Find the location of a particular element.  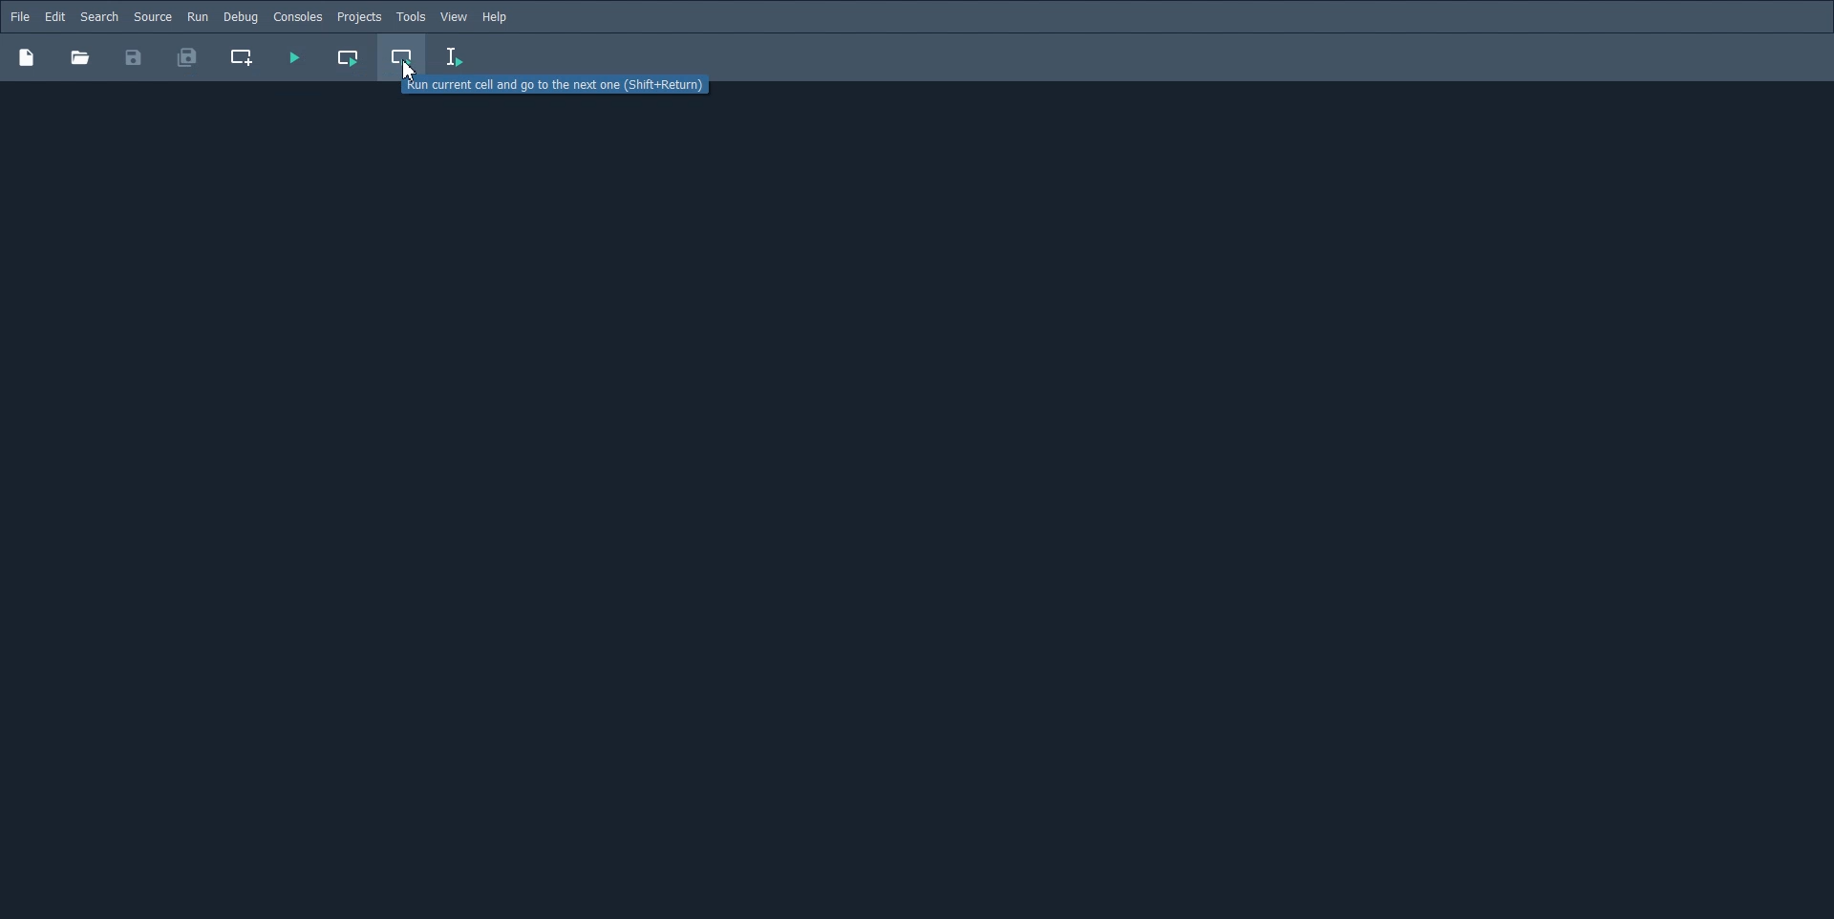

New file is located at coordinates (26, 56).